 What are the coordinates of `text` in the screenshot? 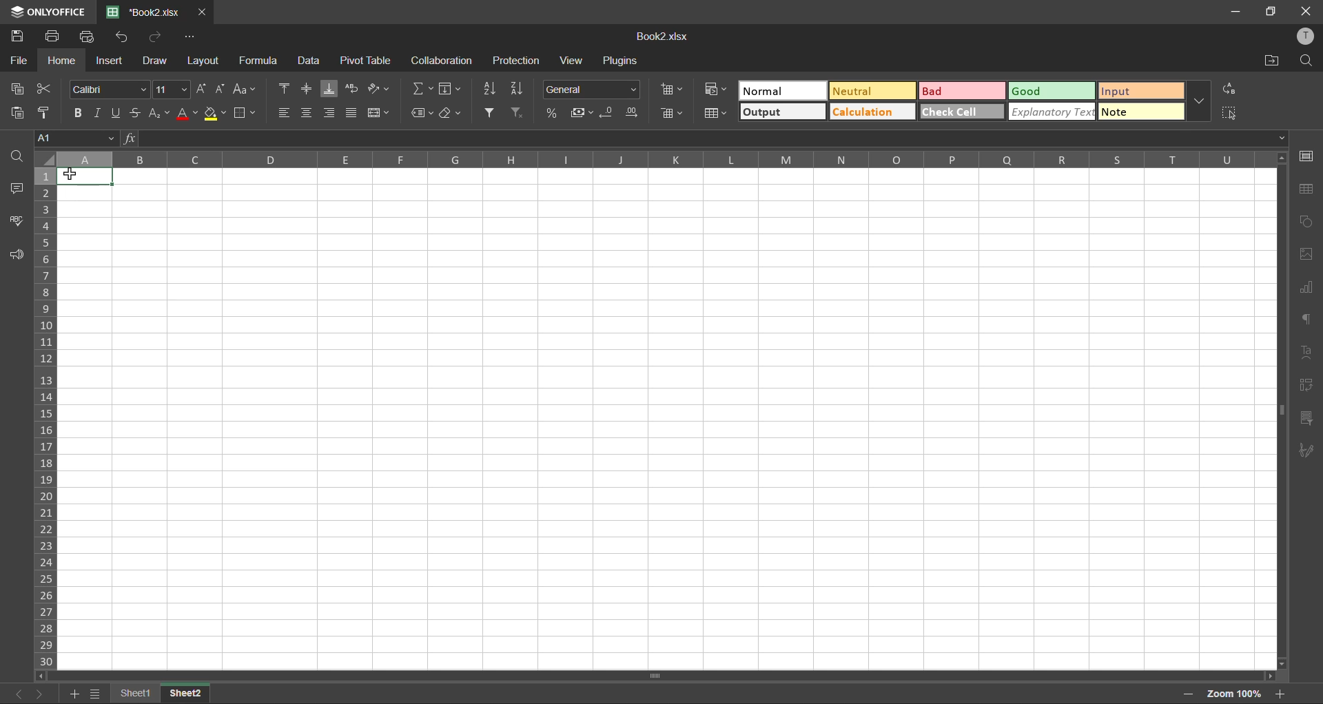 It's located at (1306, 352).